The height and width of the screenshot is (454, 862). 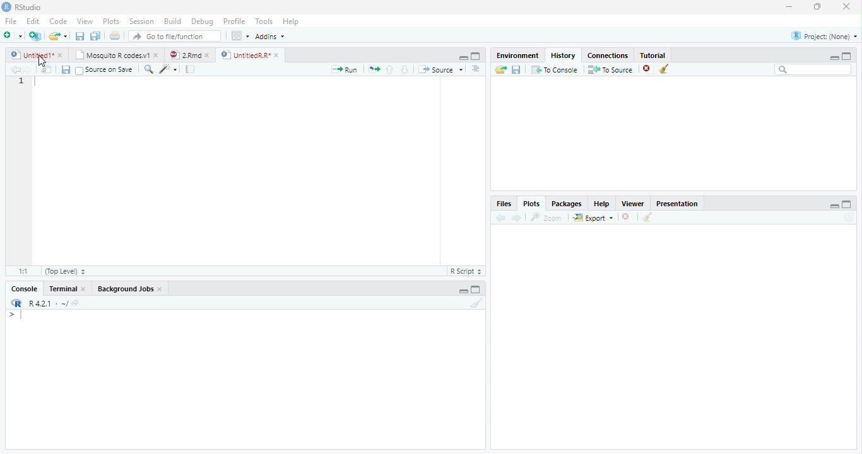 What do you see at coordinates (440, 69) in the screenshot?
I see `Source` at bounding box center [440, 69].